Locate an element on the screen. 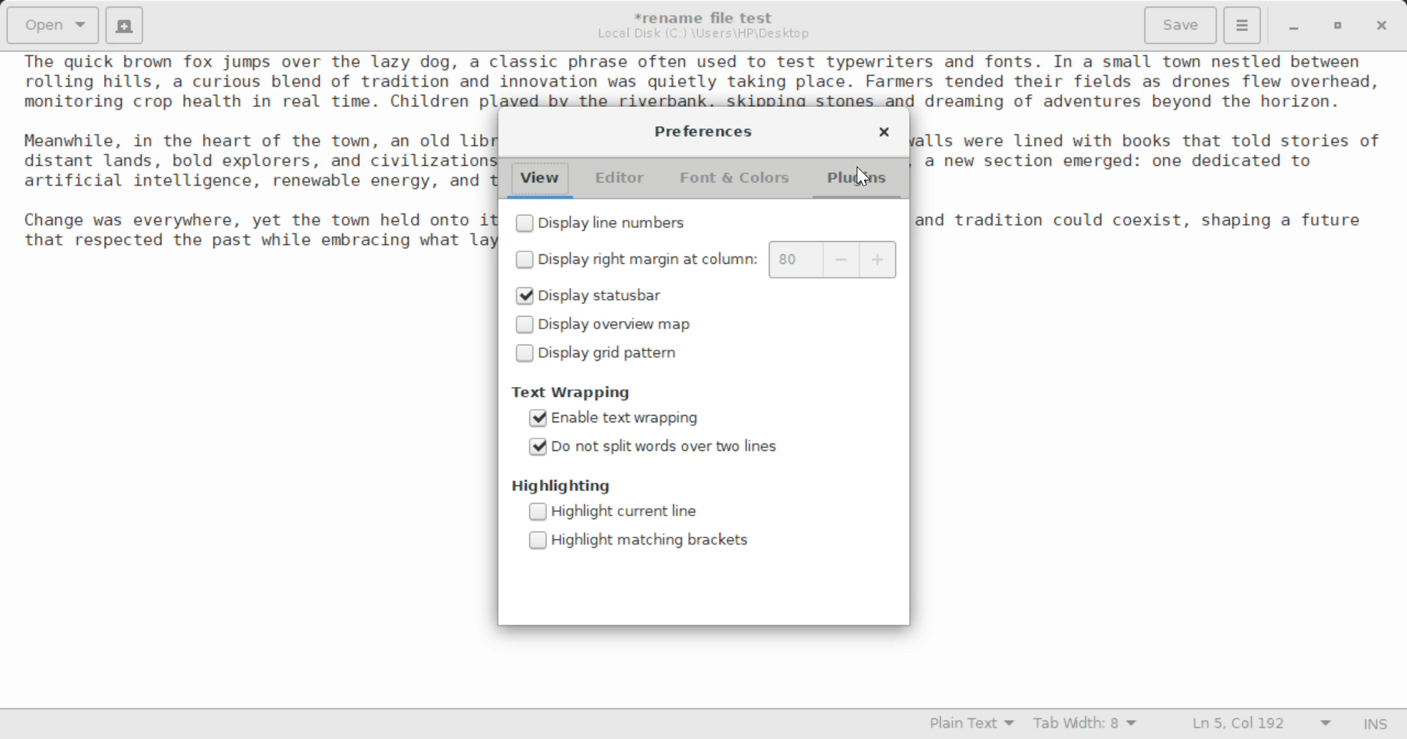 The image size is (1407, 739). Input Mode is located at coordinates (1375, 726).